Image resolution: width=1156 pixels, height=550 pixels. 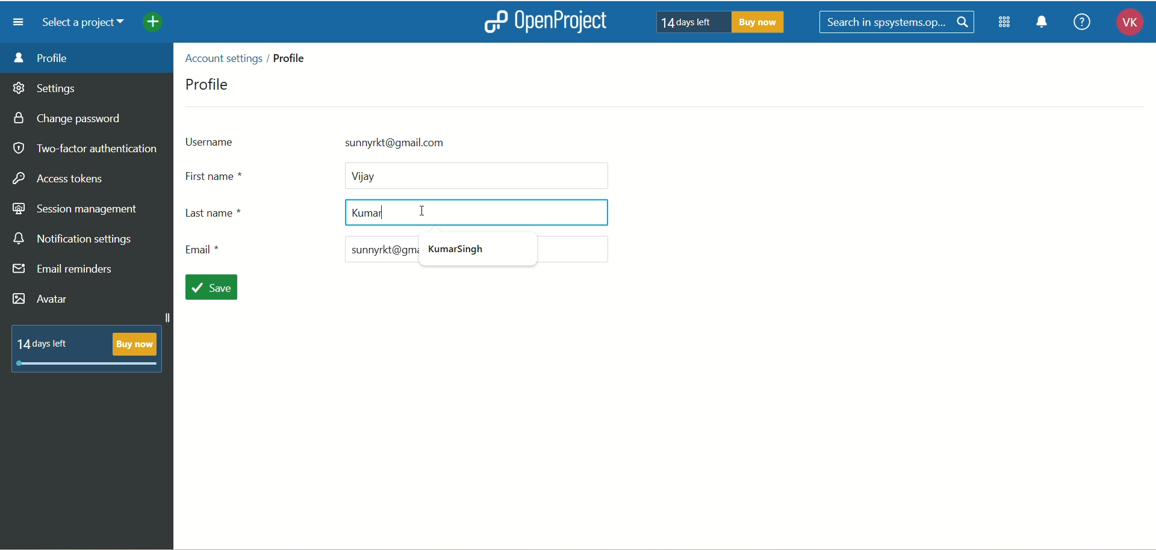 I want to click on session management, so click(x=75, y=210).